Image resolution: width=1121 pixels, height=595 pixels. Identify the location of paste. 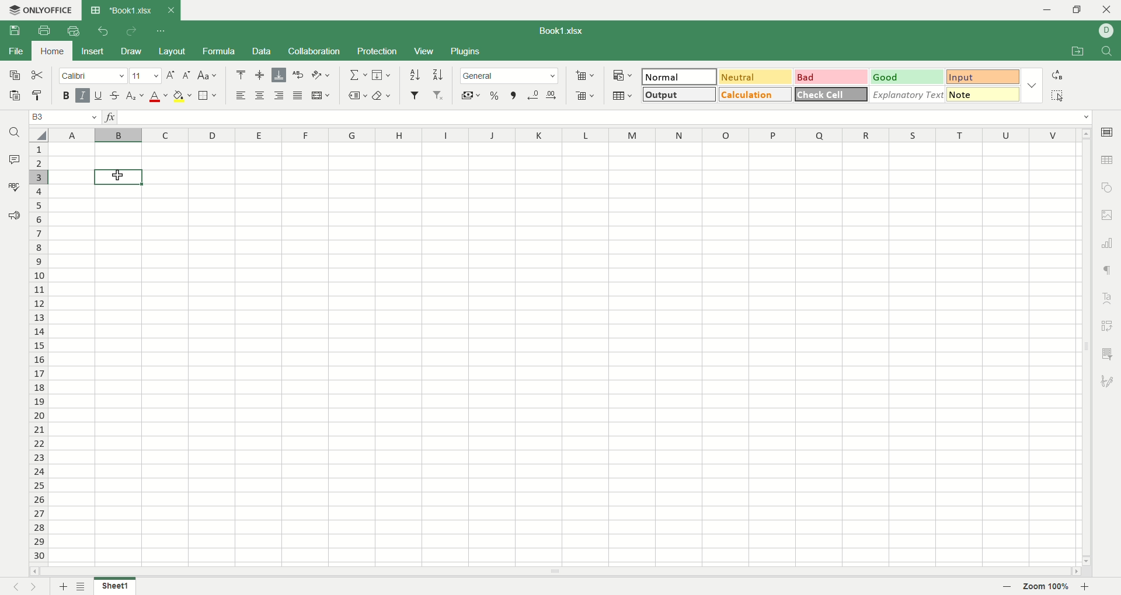
(13, 95).